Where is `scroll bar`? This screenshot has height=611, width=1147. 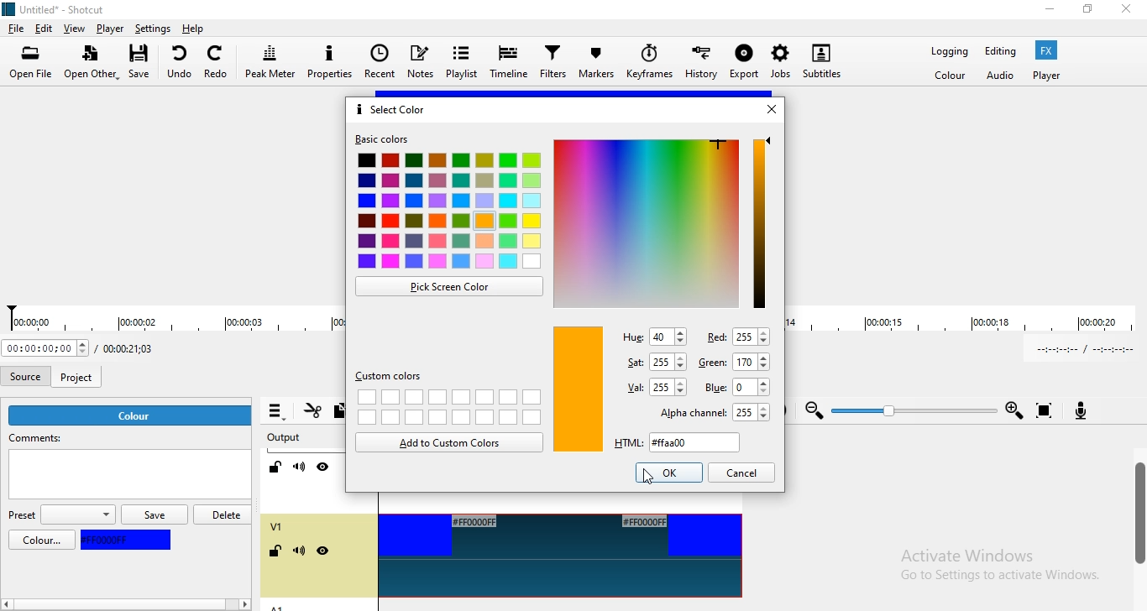
scroll bar is located at coordinates (1138, 516).